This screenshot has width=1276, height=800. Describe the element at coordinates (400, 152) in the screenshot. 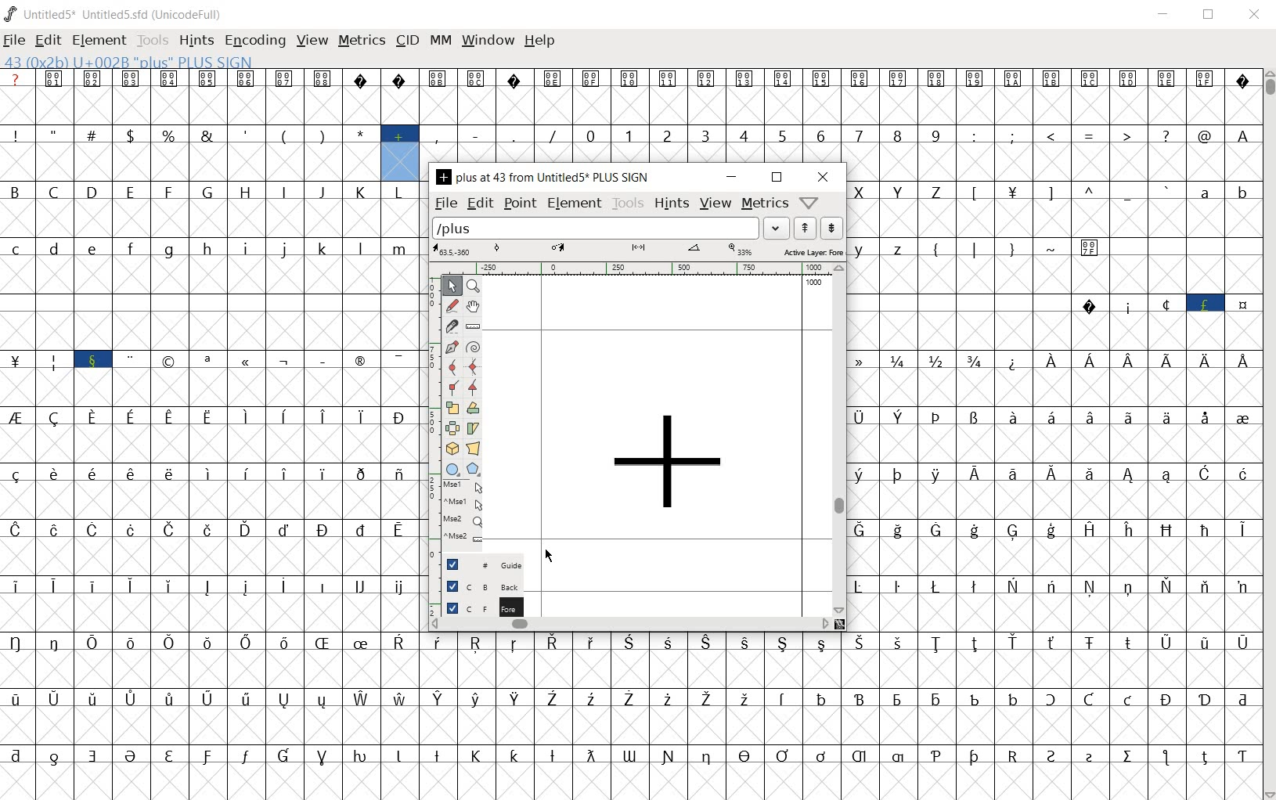

I see `addition` at that location.